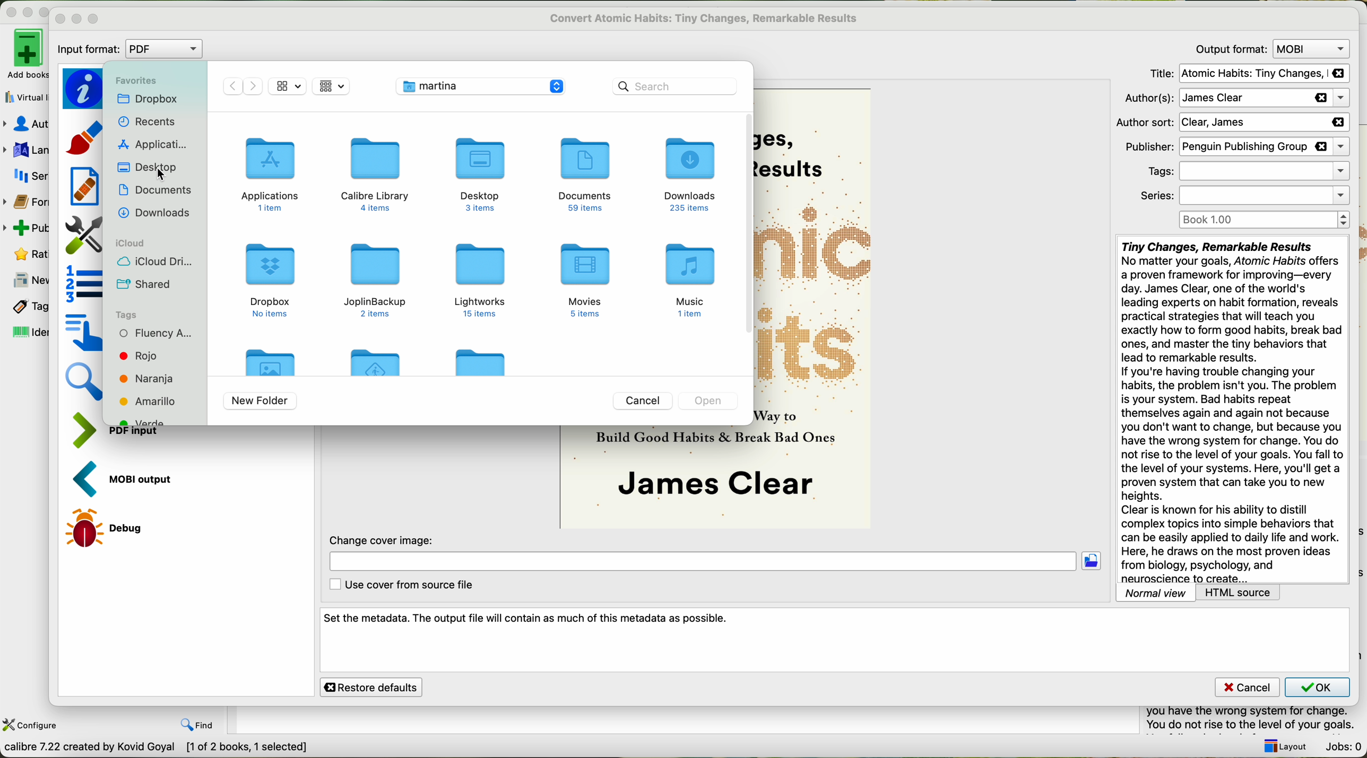  What do you see at coordinates (374, 363) in the screenshot?
I see `folder` at bounding box center [374, 363].